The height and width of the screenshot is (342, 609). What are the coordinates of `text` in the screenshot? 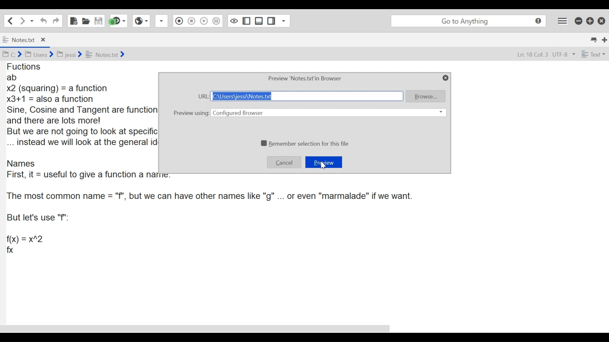 It's located at (594, 54).